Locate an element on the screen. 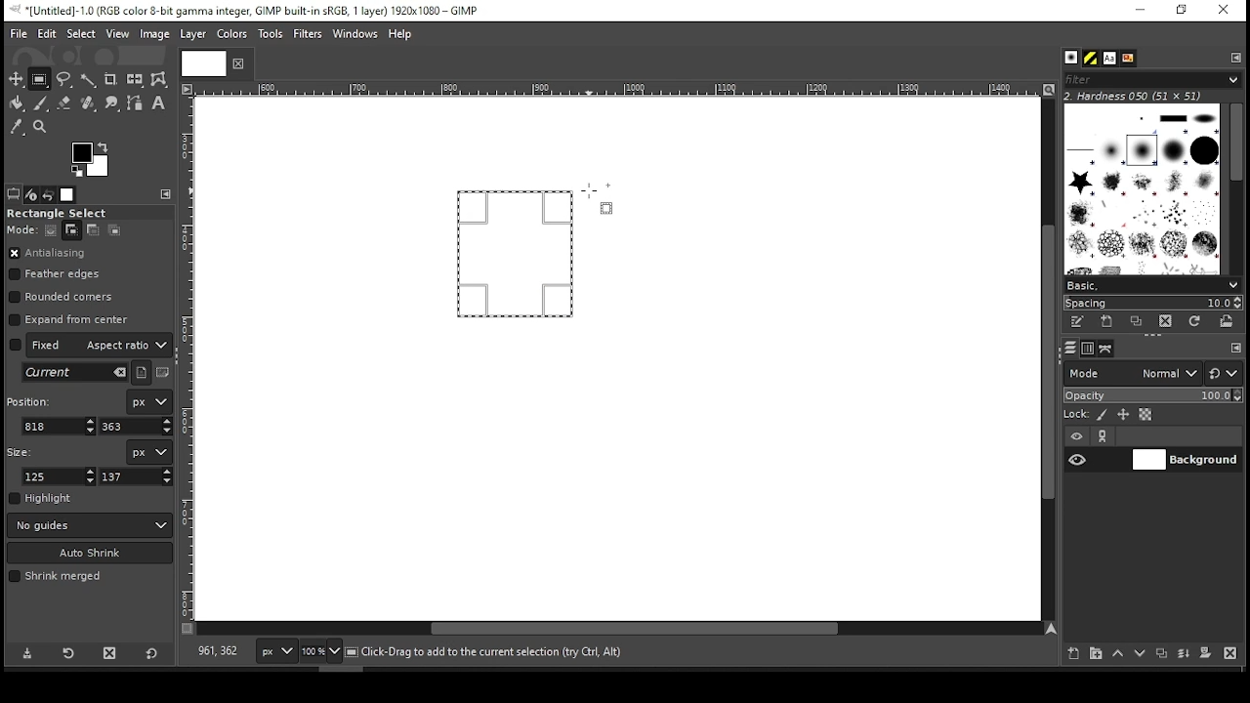 The image size is (1250, 703). subtract from the current selection is located at coordinates (92, 230).